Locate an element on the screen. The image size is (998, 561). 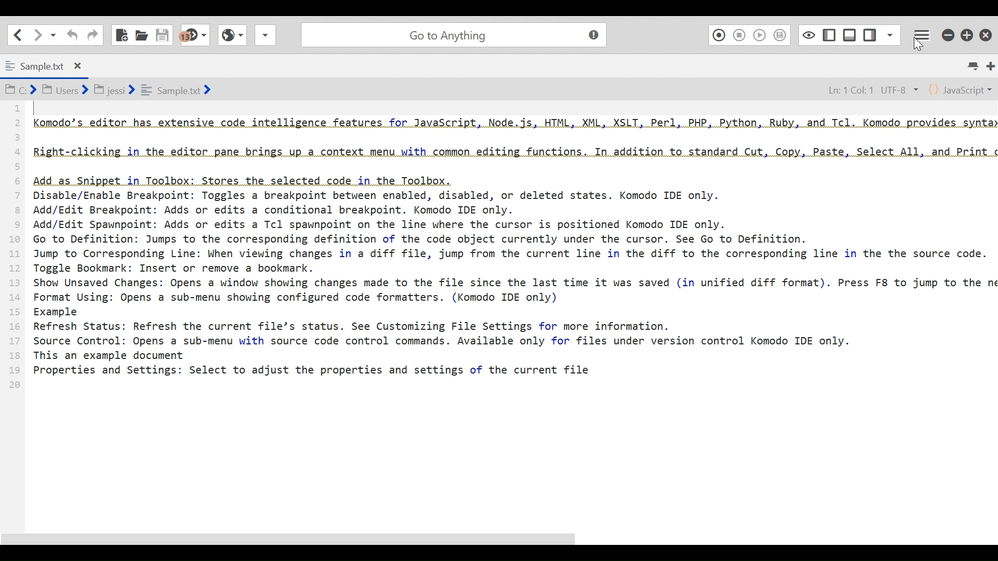
List all tabs is located at coordinates (975, 66).